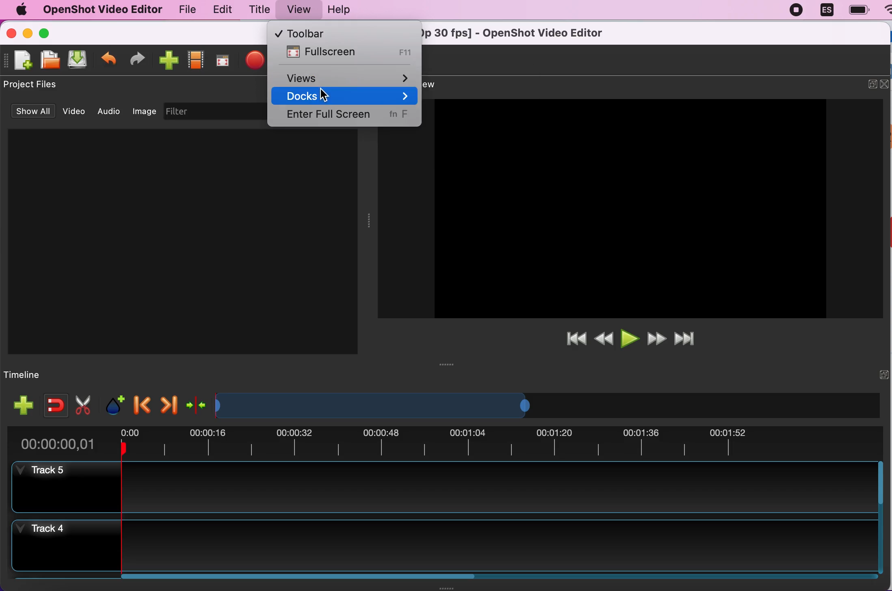 The height and width of the screenshot is (591, 892). What do you see at coordinates (19, 64) in the screenshot?
I see `new file` at bounding box center [19, 64].